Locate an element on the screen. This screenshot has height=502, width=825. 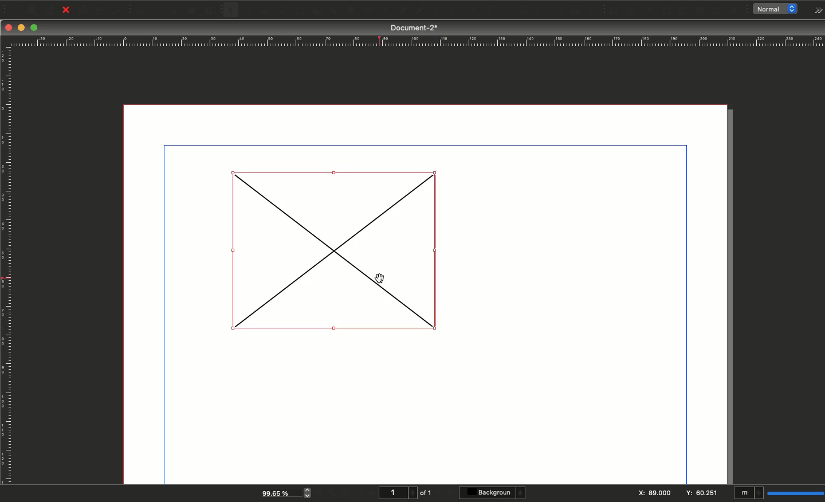
Undo is located at coordinates (140, 10).